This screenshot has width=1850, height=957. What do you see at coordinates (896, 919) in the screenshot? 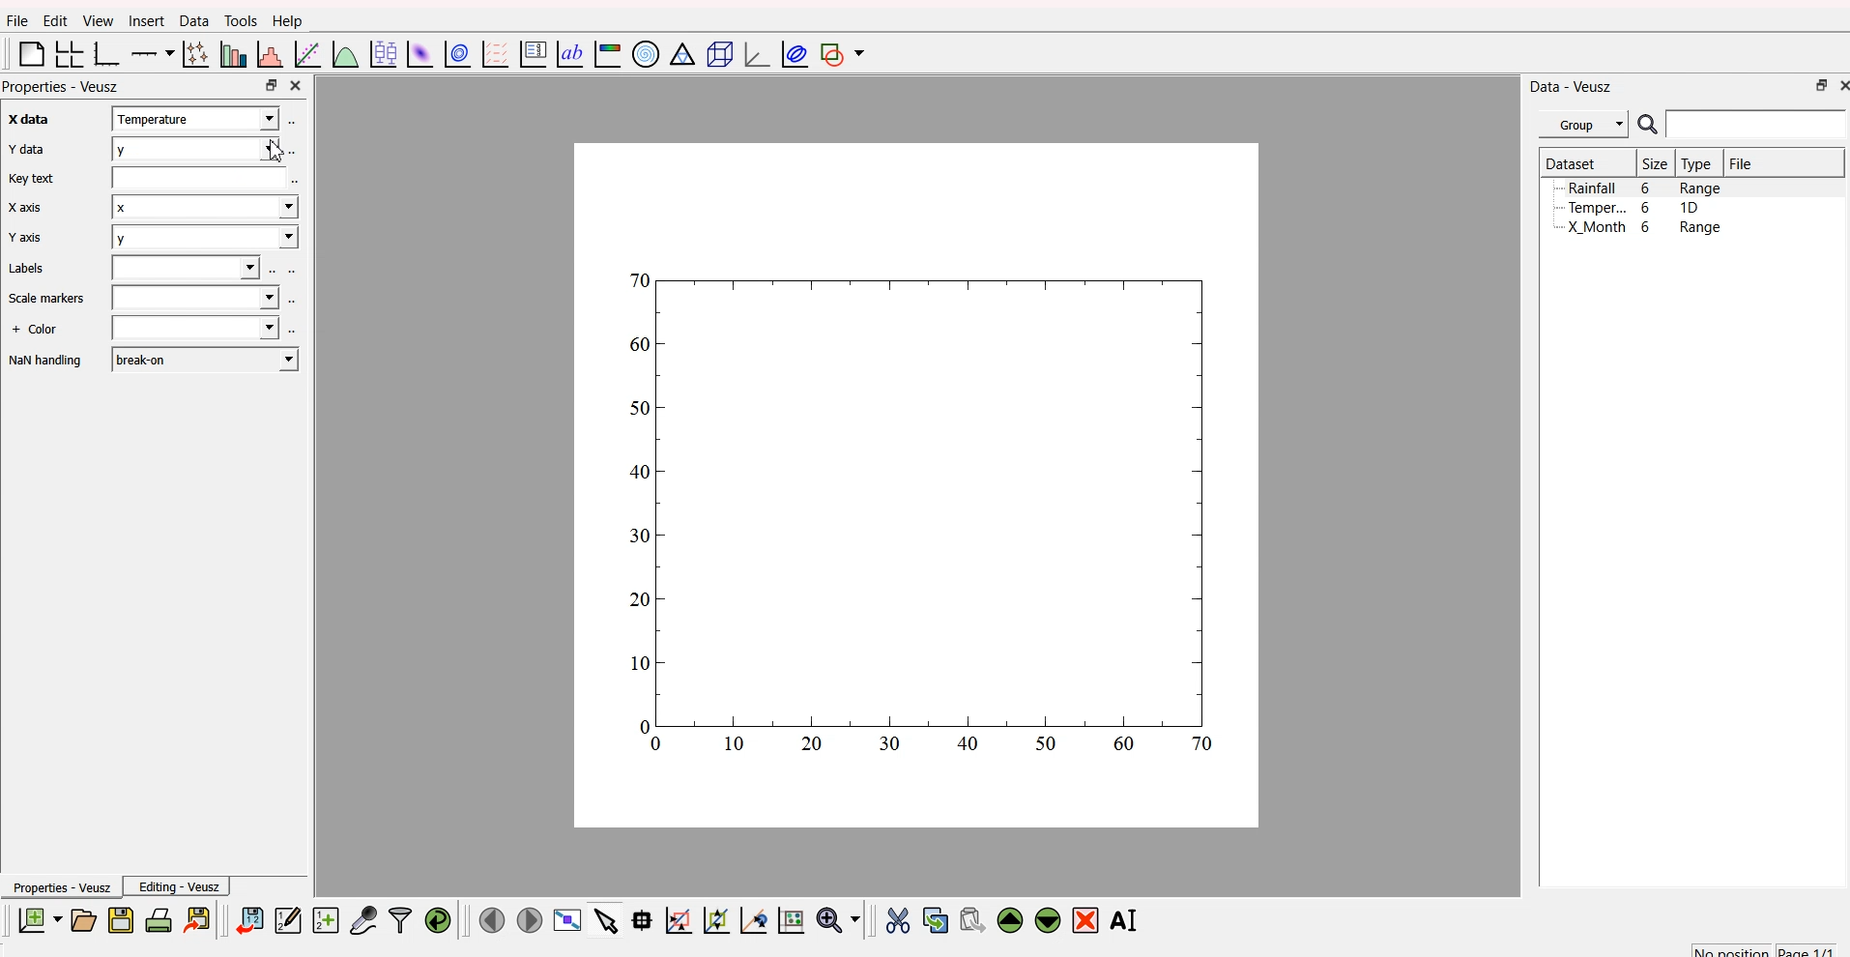
I see `cut the widget` at bounding box center [896, 919].